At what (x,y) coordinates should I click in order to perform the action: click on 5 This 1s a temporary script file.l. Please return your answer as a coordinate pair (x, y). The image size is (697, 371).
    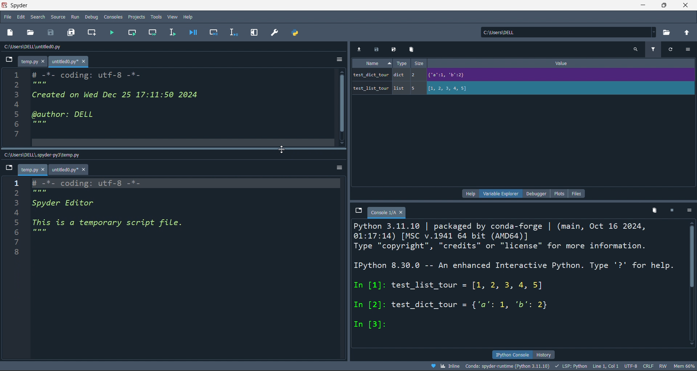
    Looking at the image, I should click on (112, 224).